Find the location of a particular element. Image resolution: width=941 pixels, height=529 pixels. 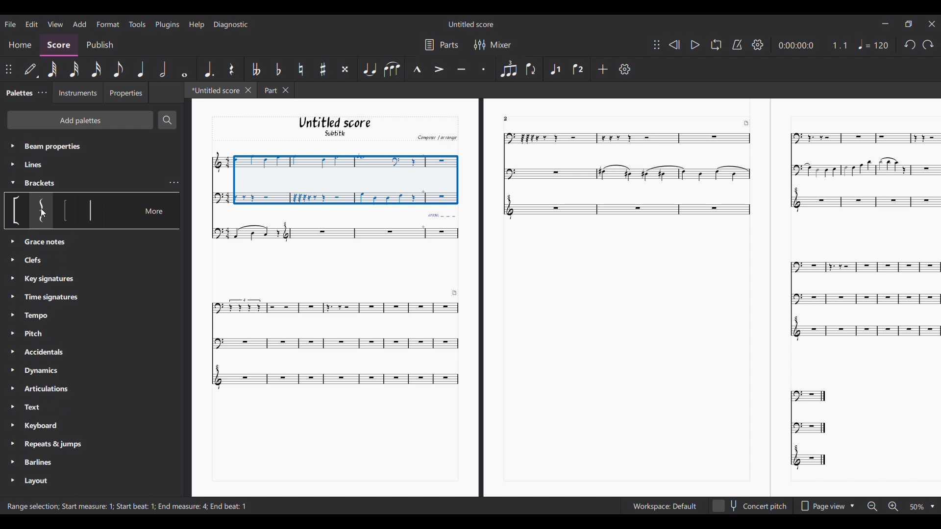

Settings is located at coordinates (758, 45).